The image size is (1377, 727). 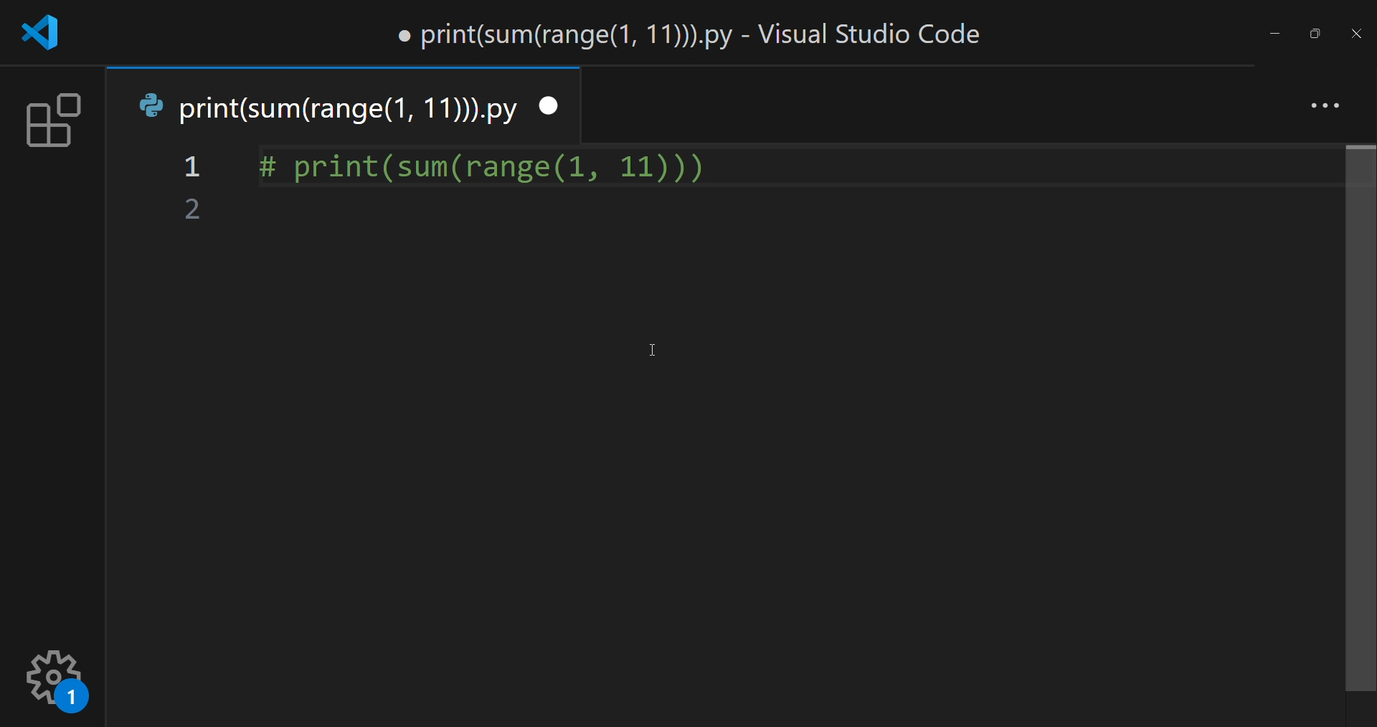 What do you see at coordinates (328, 108) in the screenshot?
I see `print(sum(range(1, 11))).py` at bounding box center [328, 108].